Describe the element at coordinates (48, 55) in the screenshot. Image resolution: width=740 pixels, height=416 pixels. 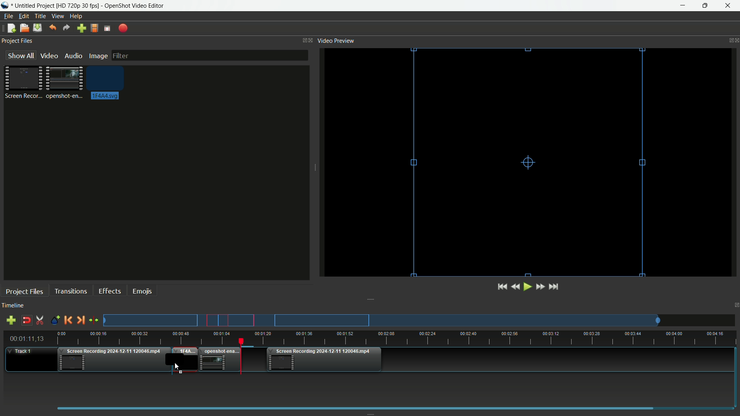
I see `Video` at that location.